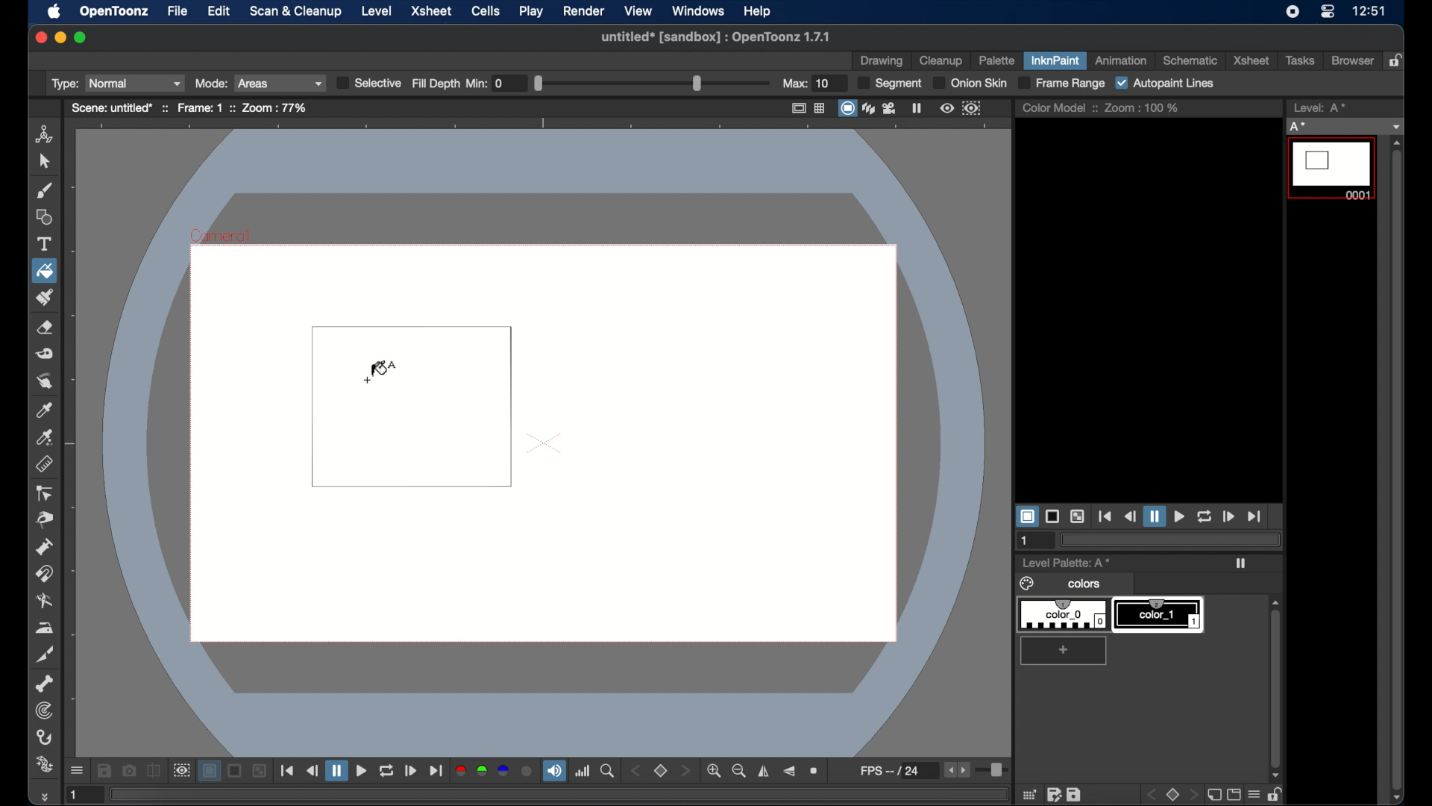  What do you see at coordinates (45, 655) in the screenshot?
I see `cutter tool` at bounding box center [45, 655].